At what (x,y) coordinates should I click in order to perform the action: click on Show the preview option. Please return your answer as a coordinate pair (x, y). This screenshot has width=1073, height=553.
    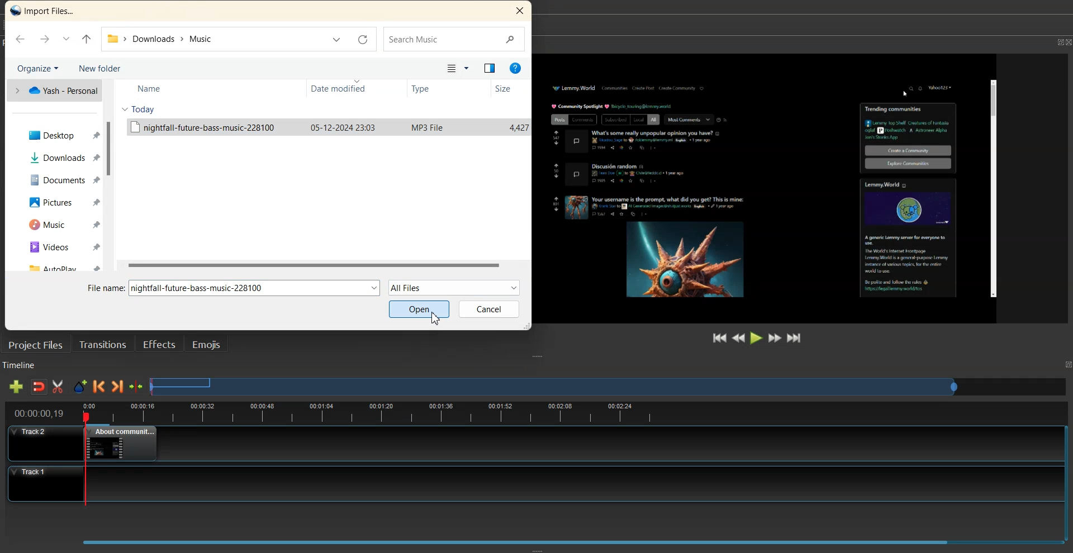
    Looking at the image, I should click on (490, 68).